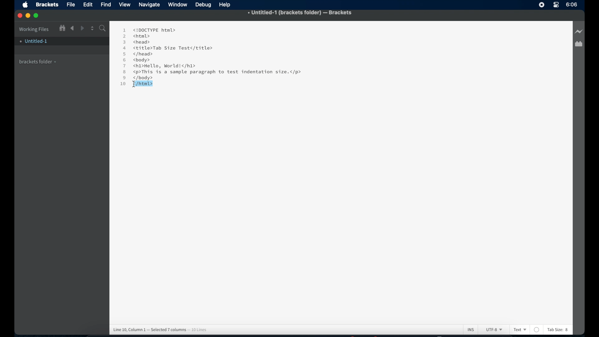  What do you see at coordinates (160, 66) in the screenshot?
I see `7 <h1>Hello, World!</h1>` at bounding box center [160, 66].